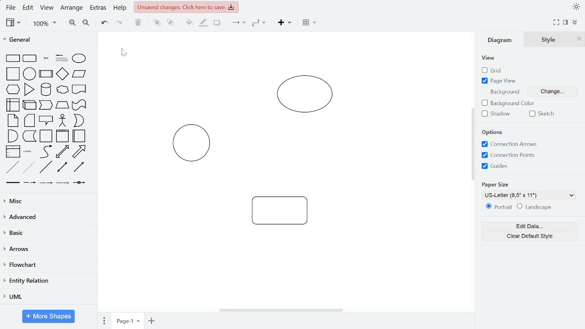 The image size is (585, 329). Describe the element at coordinates (46, 58) in the screenshot. I see `text` at that location.